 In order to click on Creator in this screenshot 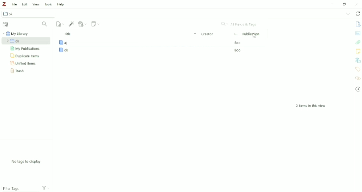, I will do `click(207, 34)`.